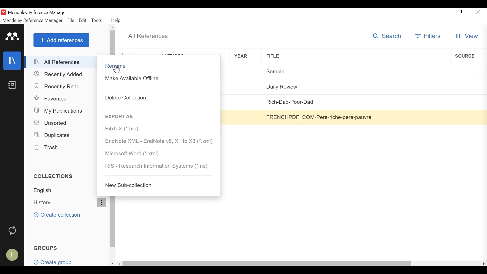 The image size is (487, 274). Describe the element at coordinates (356, 71) in the screenshot. I see `Sample` at that location.